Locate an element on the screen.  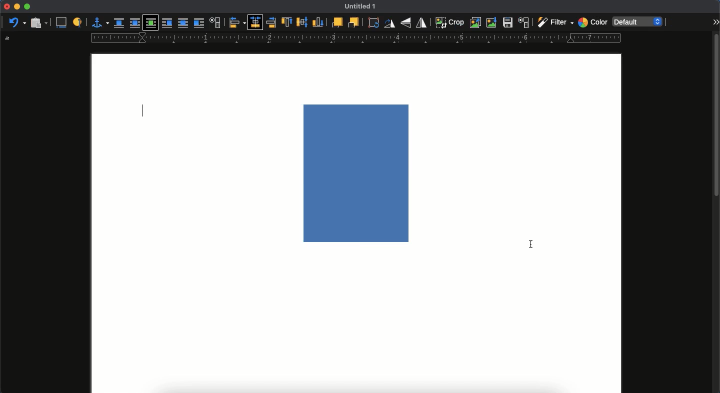
none is located at coordinates (119, 23).